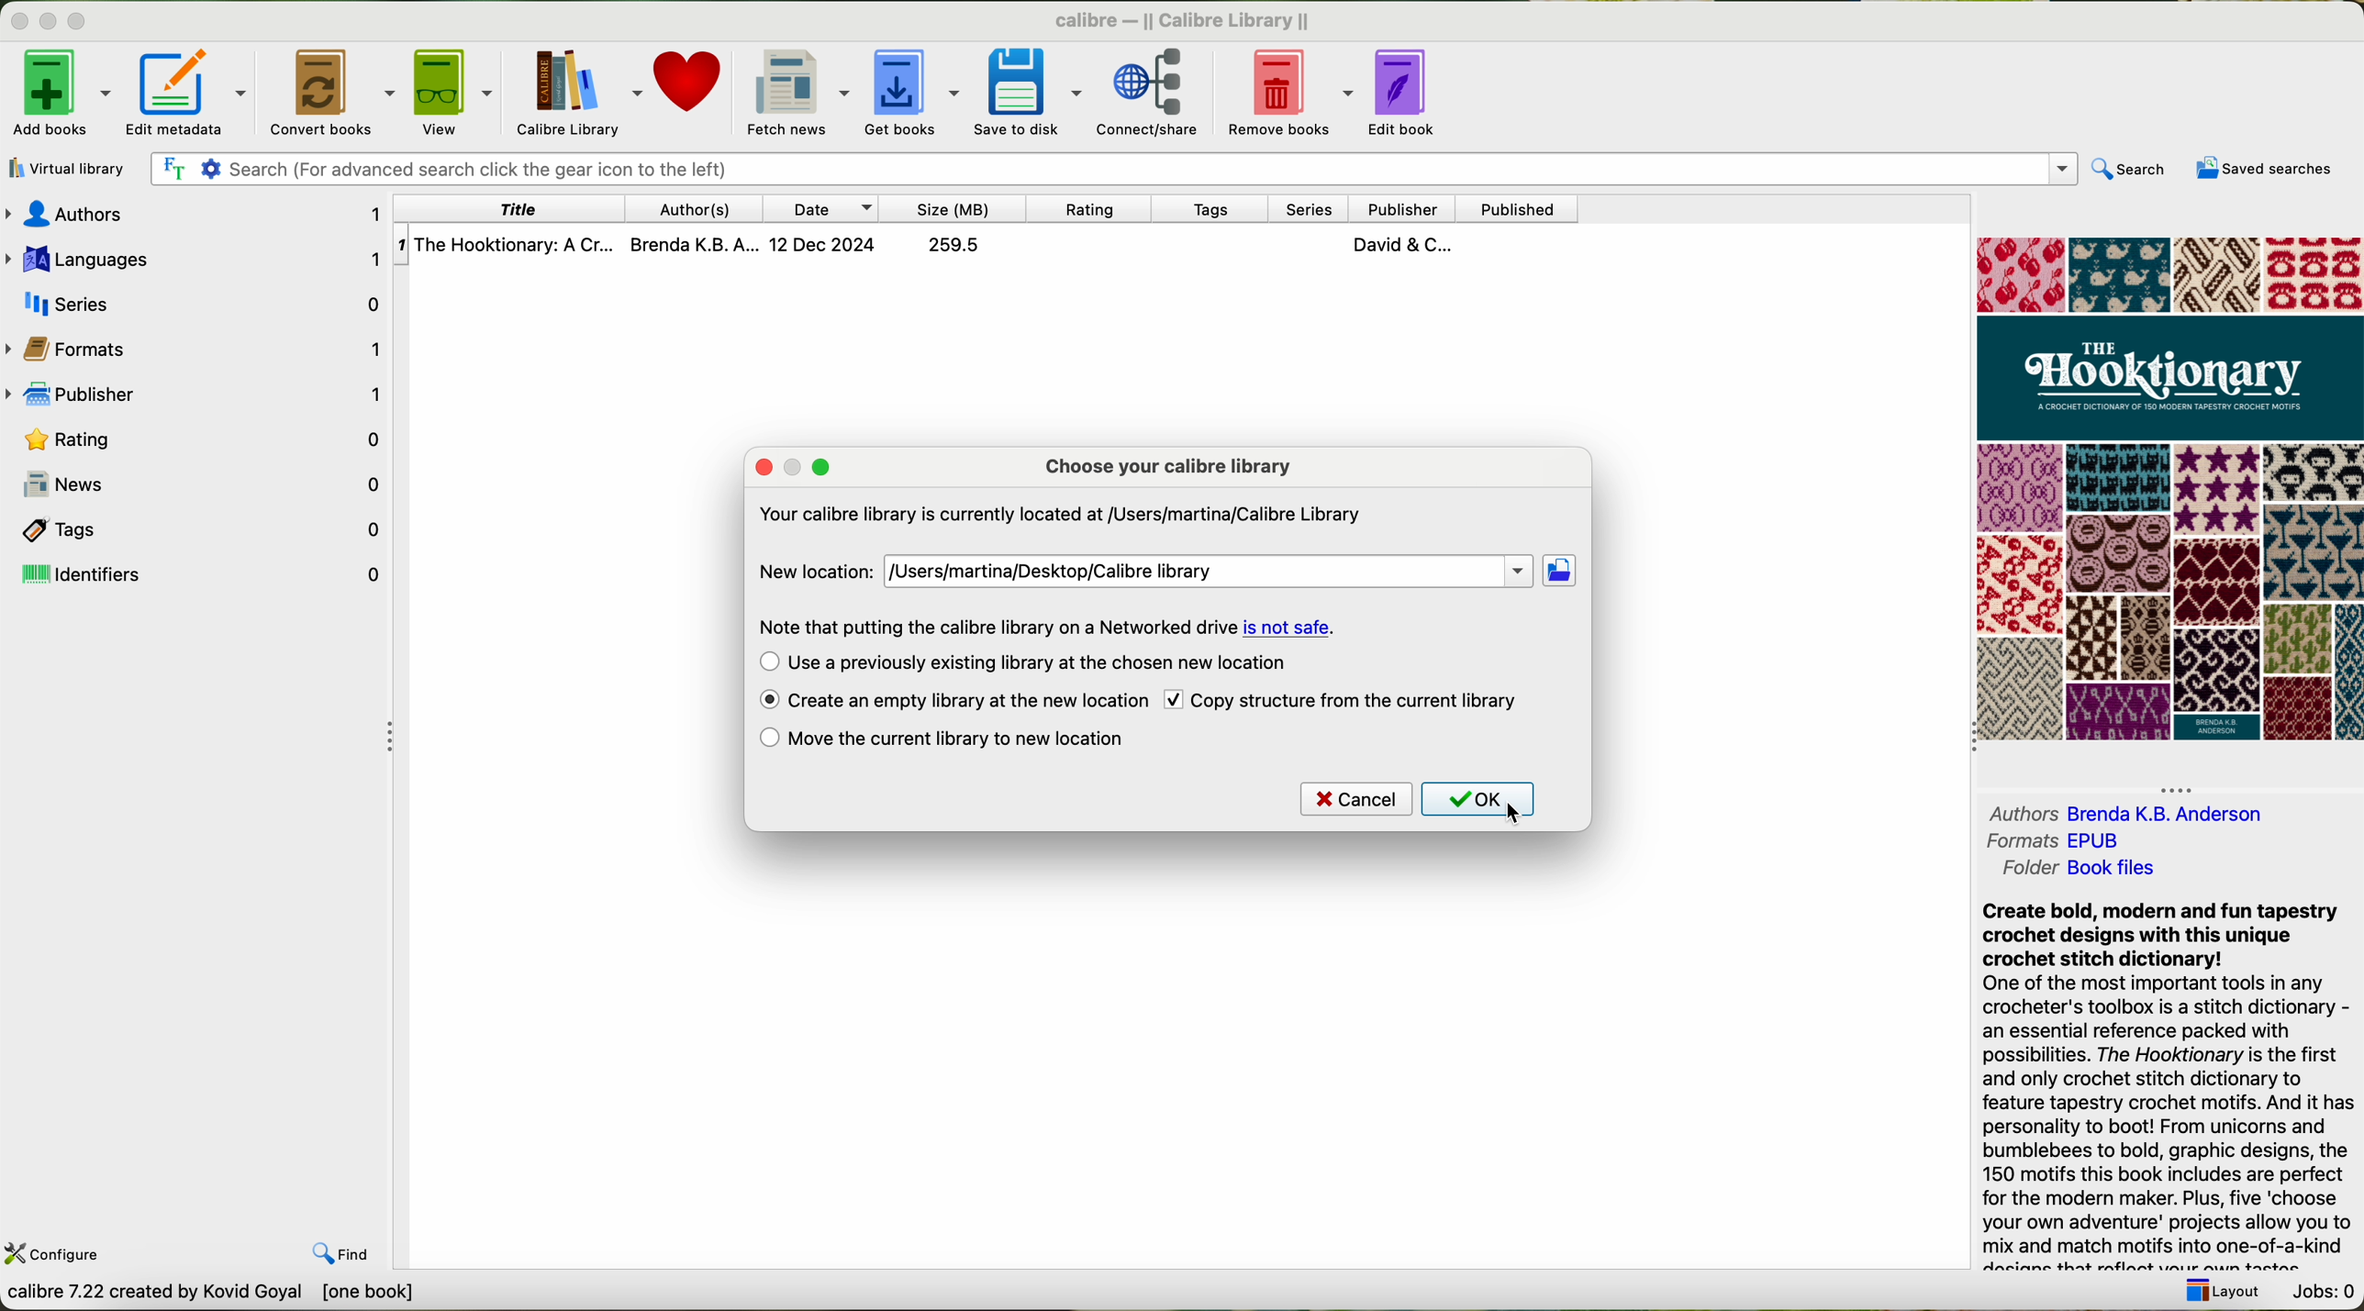  What do you see at coordinates (2159, 1086) in the screenshot?
I see `Create bold, modern and fun tapestry
crochet designs with this unique
crochet stitch dictionary!

One of the most important tools in any
crocheter's toolbox is a stitch dictionary -
an essential reference packed with
possibilities. The Hooktionary is the first
and only crochet stitch dictionary to
feature tapestry crochet motifs. And it has
personality to boot! From unicorns and
bumblebees to bold, graphic designs, the
150 motifs this book includes are perfect
for the modern maker. Plus, five ‘choose
your own adventure' projects allow you to
mix and match motifs into one-of-a-kind` at bounding box center [2159, 1086].